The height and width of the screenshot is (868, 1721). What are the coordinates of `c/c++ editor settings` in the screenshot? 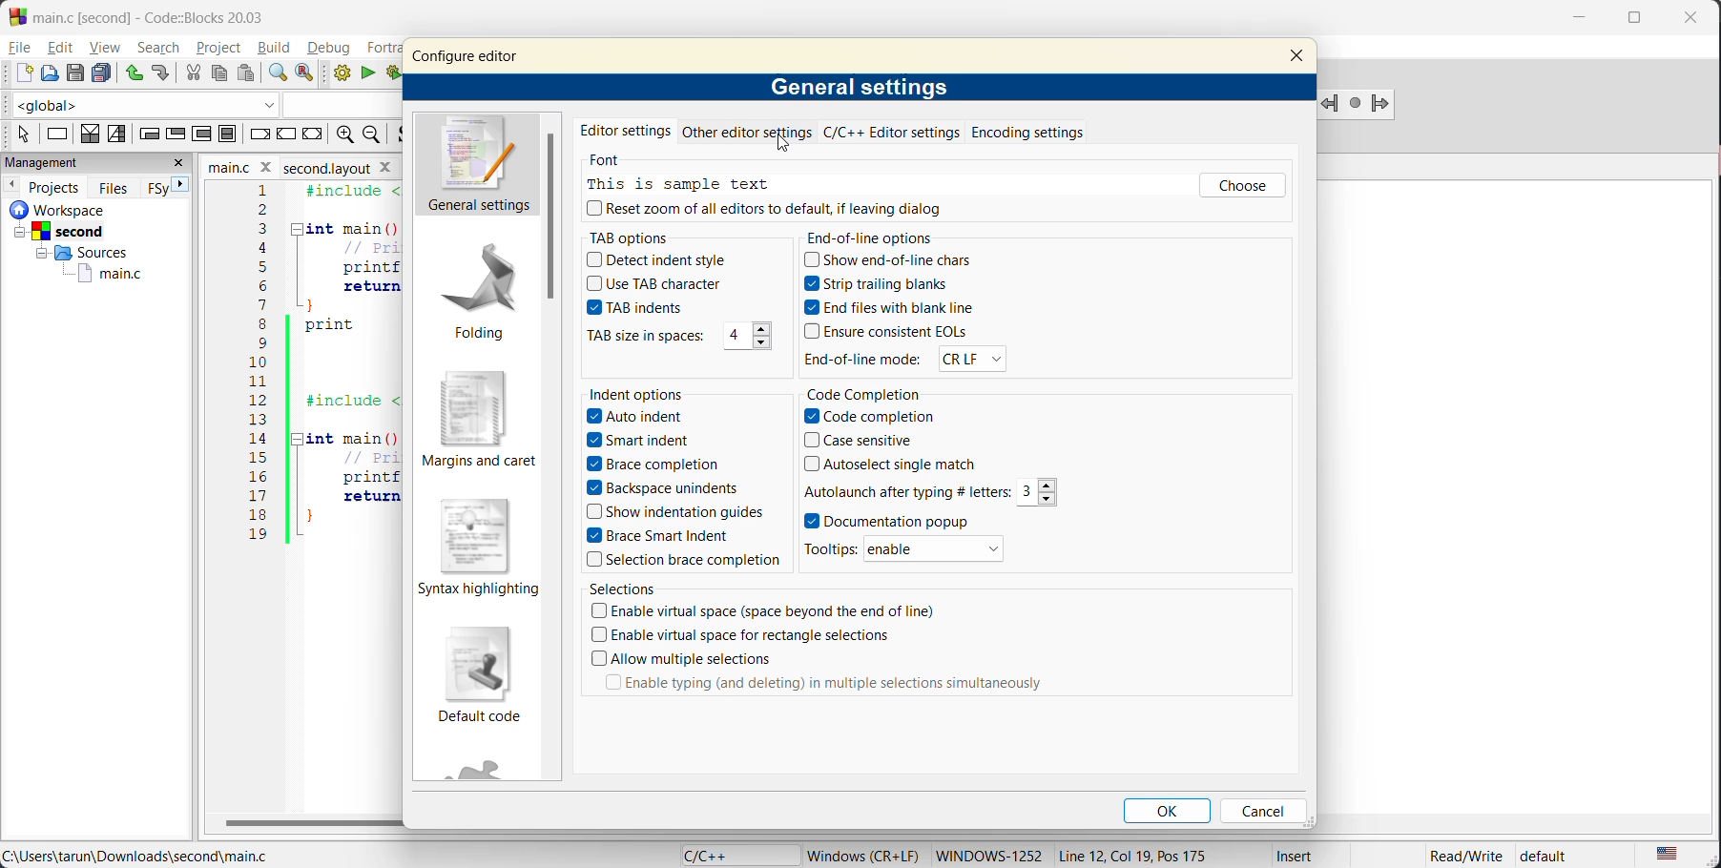 It's located at (887, 133).